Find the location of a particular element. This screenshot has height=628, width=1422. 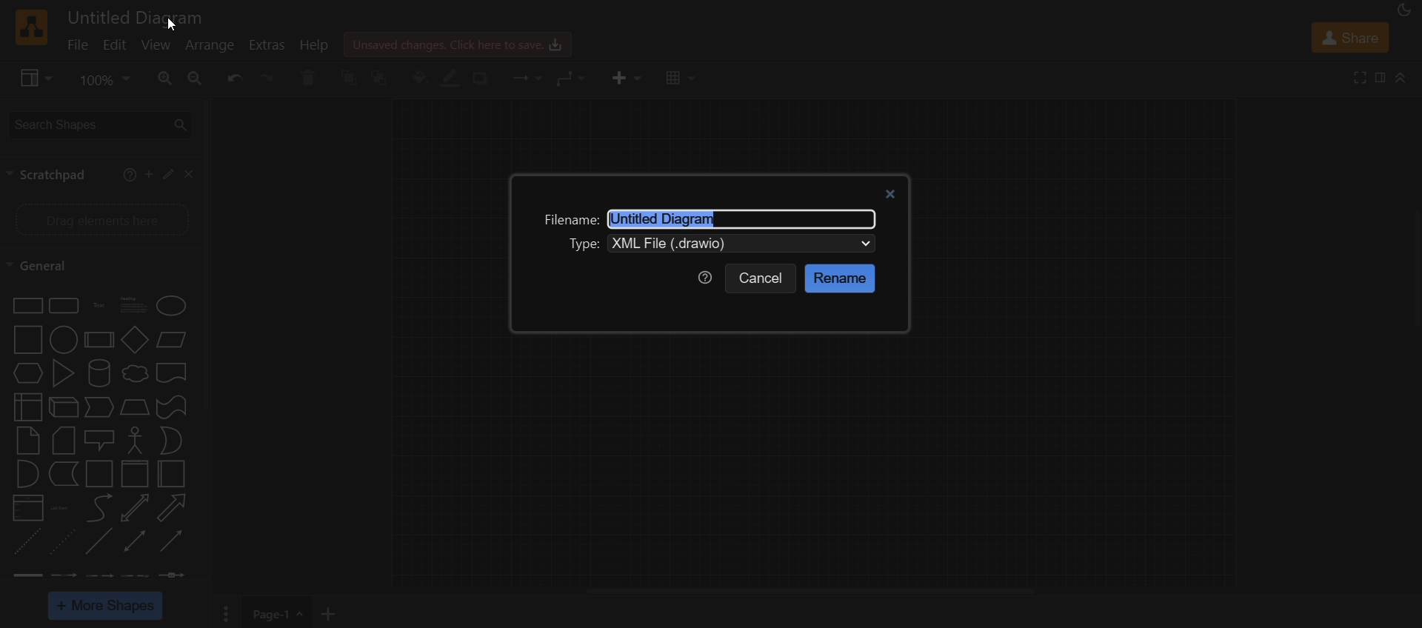

connection is located at coordinates (523, 77).